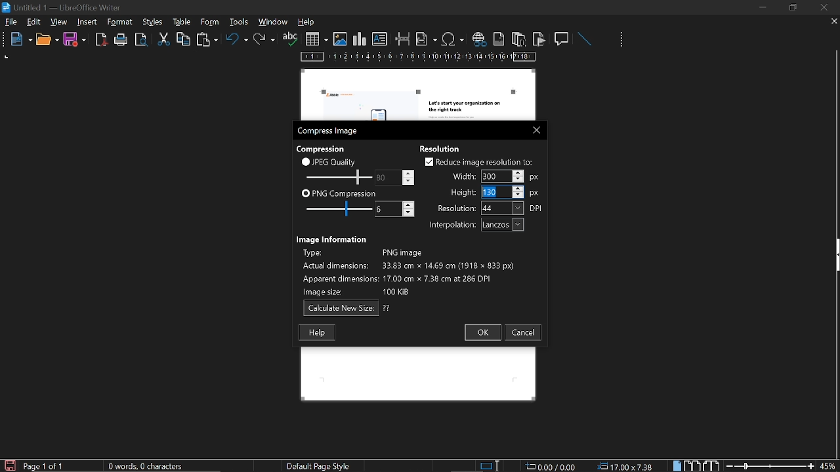 The height and width of the screenshot is (472, 840). I want to click on current window, so click(64, 7).